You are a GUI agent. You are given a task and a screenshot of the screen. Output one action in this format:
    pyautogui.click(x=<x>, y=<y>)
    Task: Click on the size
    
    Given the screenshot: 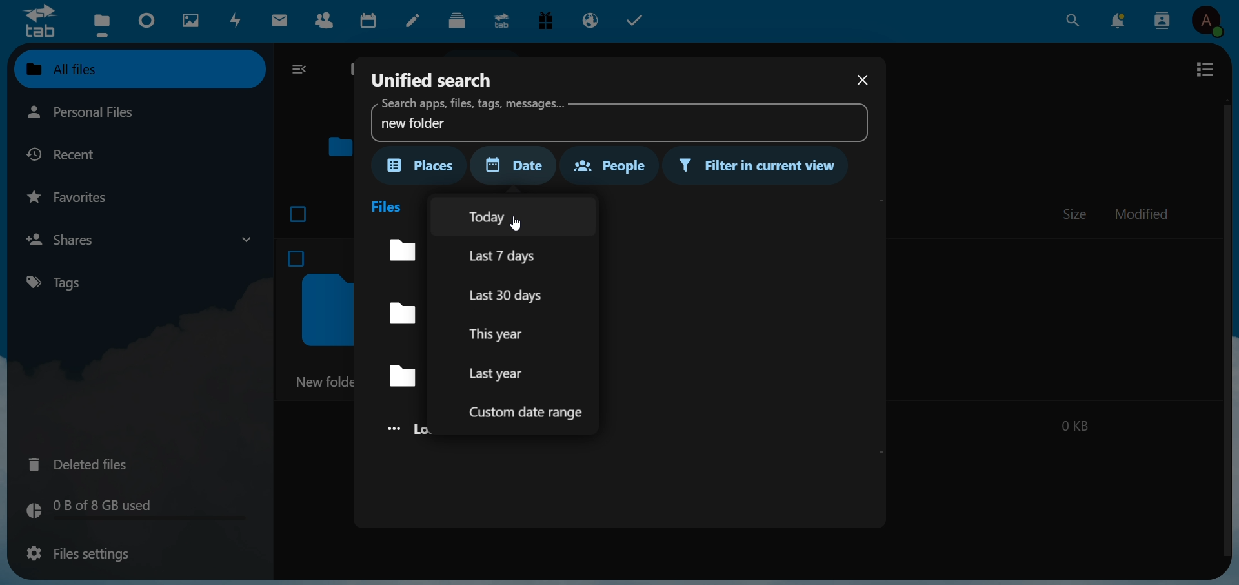 What is the action you would take?
    pyautogui.click(x=1076, y=214)
    